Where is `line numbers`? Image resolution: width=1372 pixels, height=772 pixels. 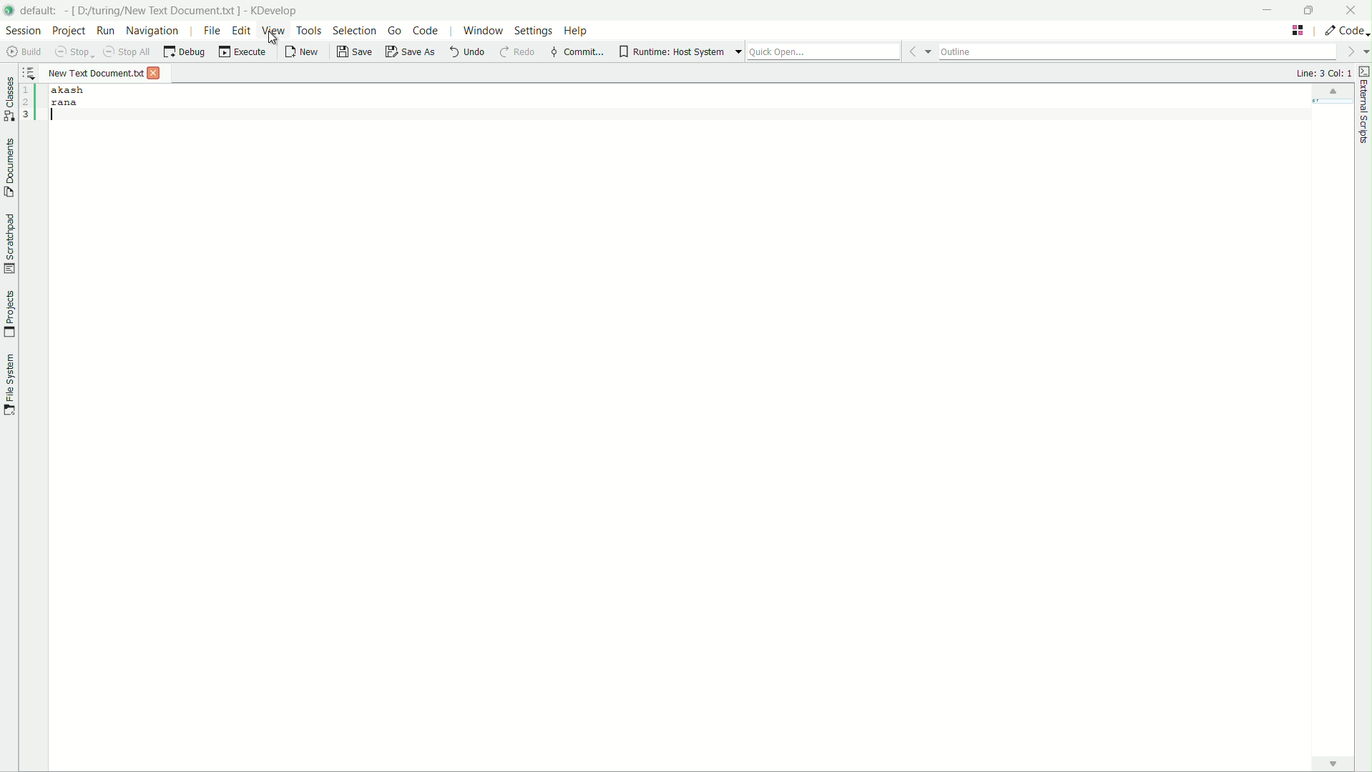 line numbers is located at coordinates (29, 103).